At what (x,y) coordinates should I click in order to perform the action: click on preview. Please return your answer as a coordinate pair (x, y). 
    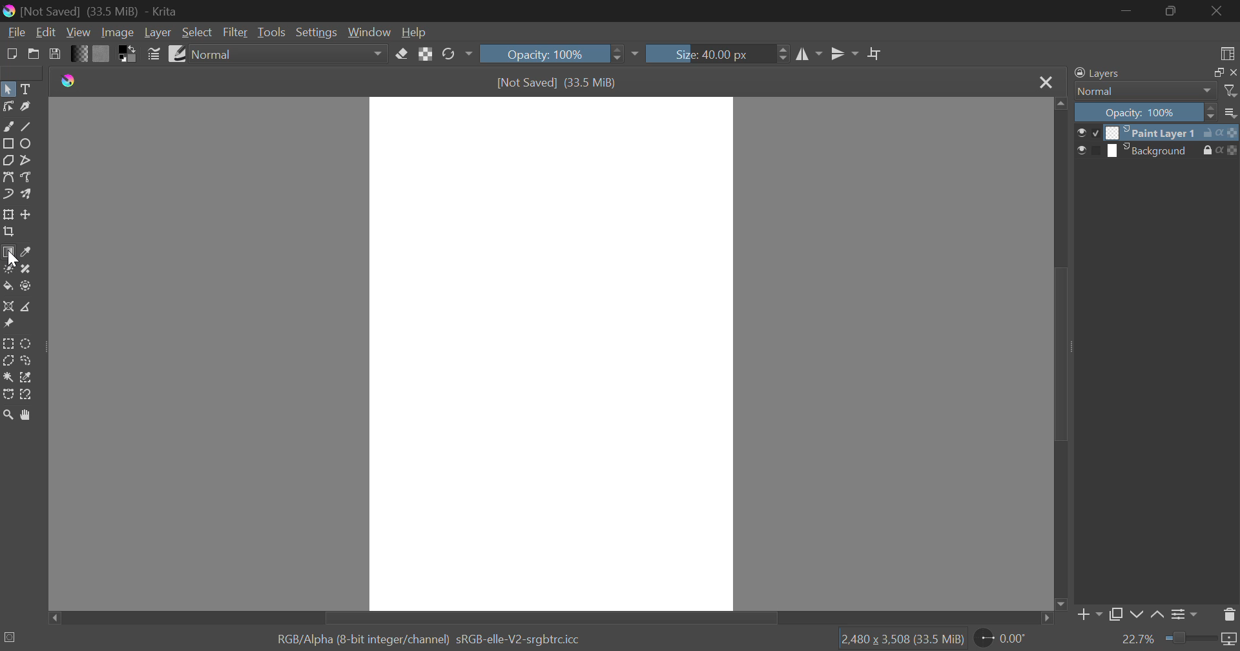
    Looking at the image, I should click on (1091, 133).